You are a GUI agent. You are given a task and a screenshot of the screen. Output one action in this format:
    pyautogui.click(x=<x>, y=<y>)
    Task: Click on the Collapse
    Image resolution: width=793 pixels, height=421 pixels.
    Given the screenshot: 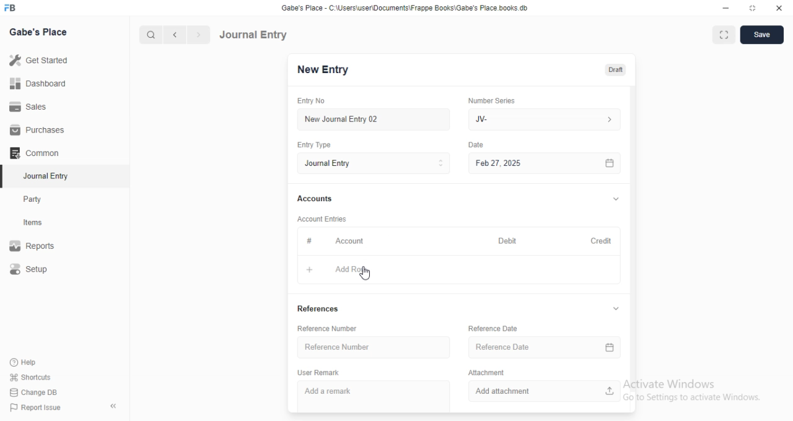 What is the action you would take?
    pyautogui.click(x=114, y=406)
    